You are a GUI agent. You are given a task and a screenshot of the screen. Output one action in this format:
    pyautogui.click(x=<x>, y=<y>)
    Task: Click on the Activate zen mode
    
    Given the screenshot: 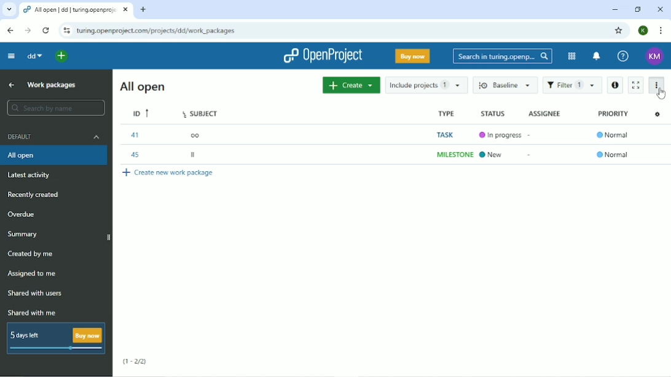 What is the action you would take?
    pyautogui.click(x=636, y=85)
    